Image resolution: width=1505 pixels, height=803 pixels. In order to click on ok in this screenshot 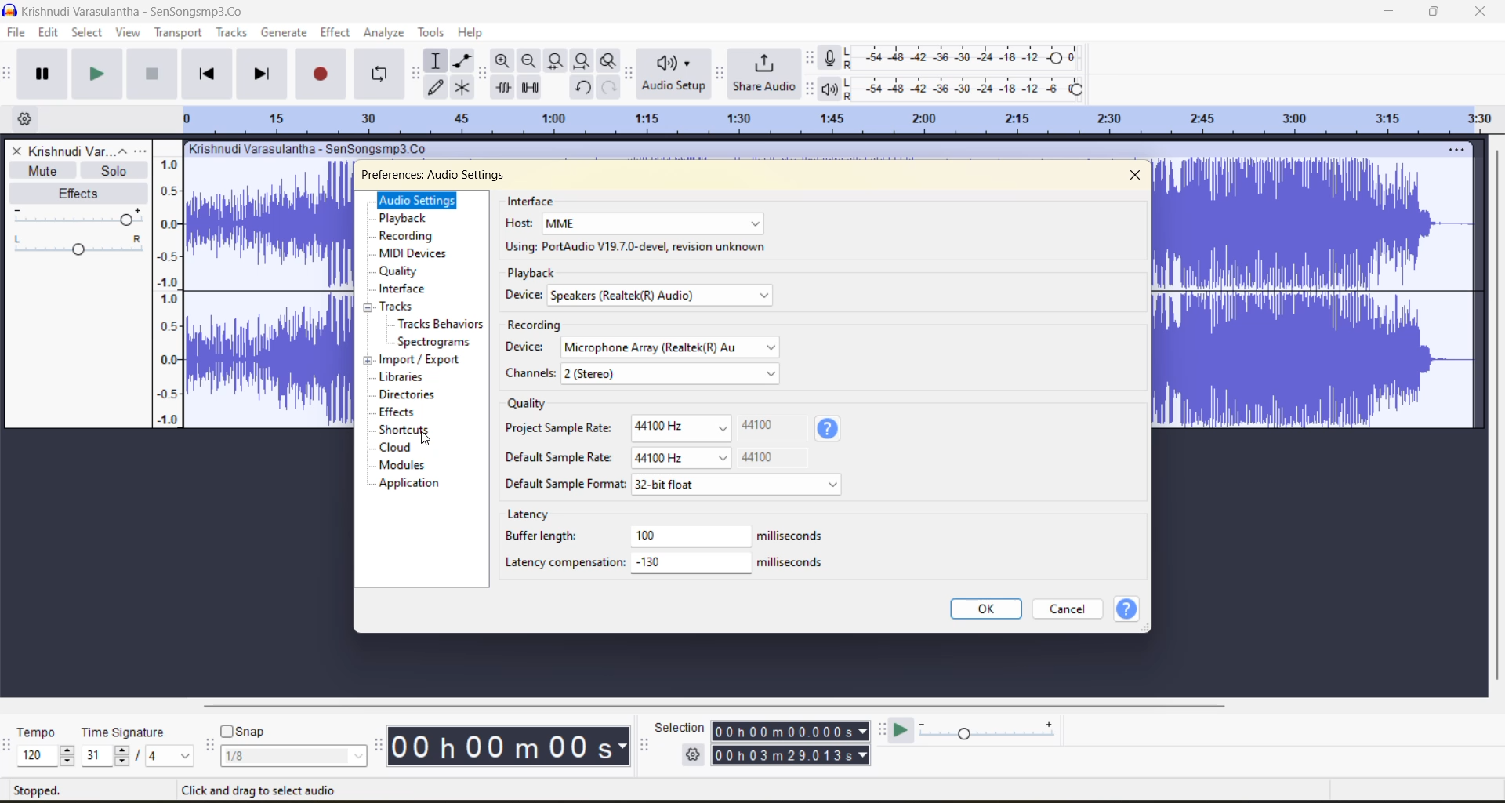, I will do `click(986, 608)`.